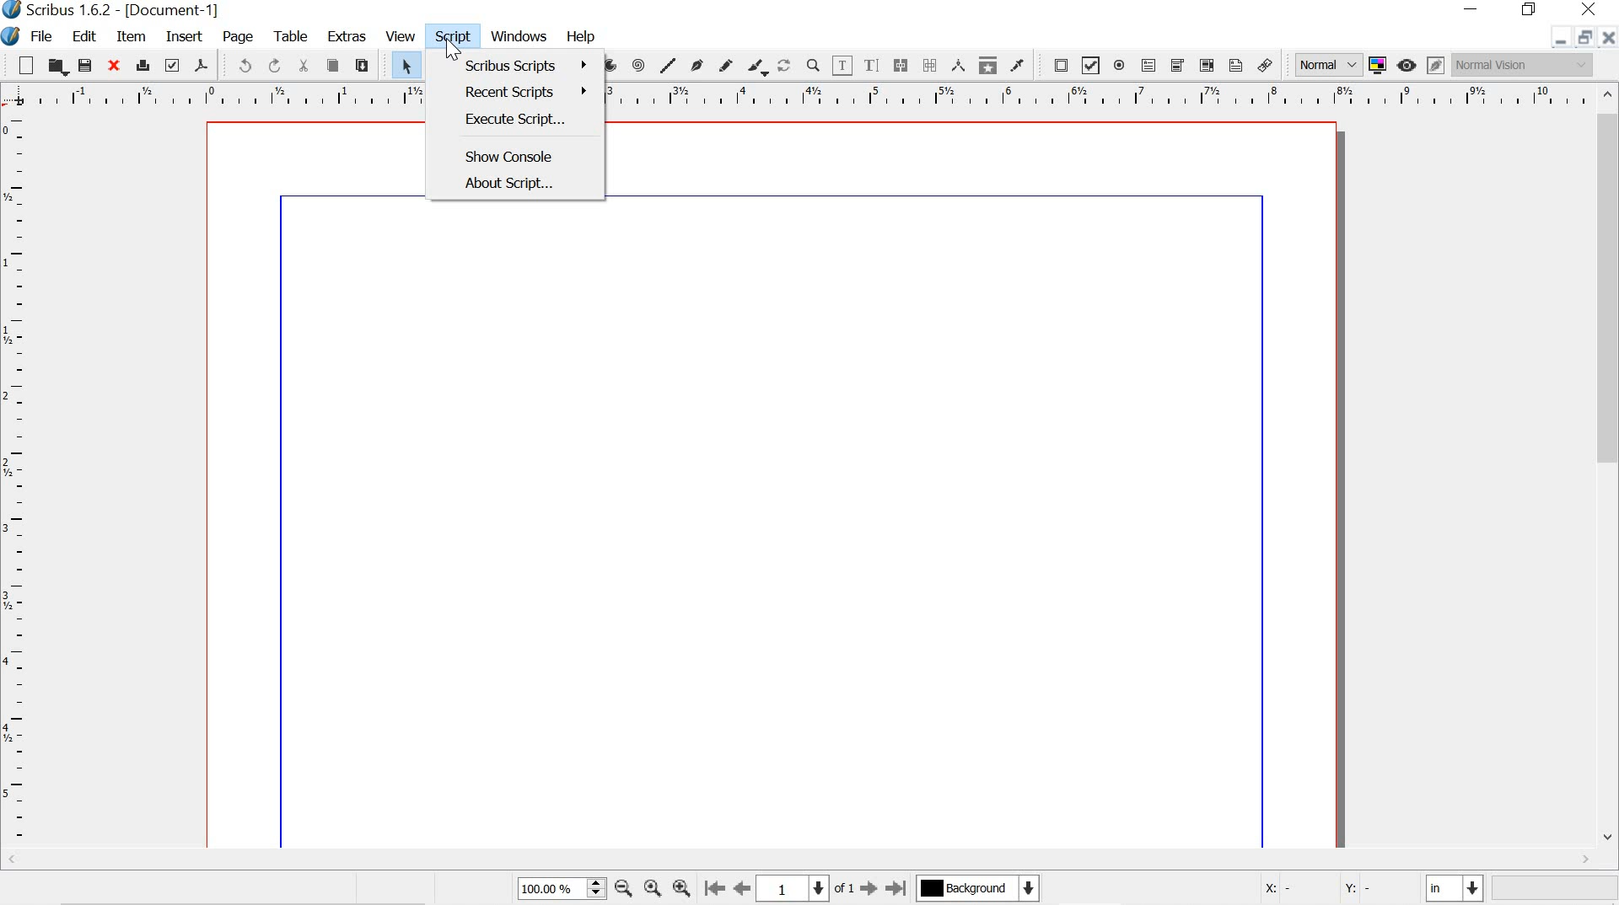 The width and height of the screenshot is (1619, 905). What do you see at coordinates (1090, 67) in the screenshot?
I see `pdf check box` at bounding box center [1090, 67].